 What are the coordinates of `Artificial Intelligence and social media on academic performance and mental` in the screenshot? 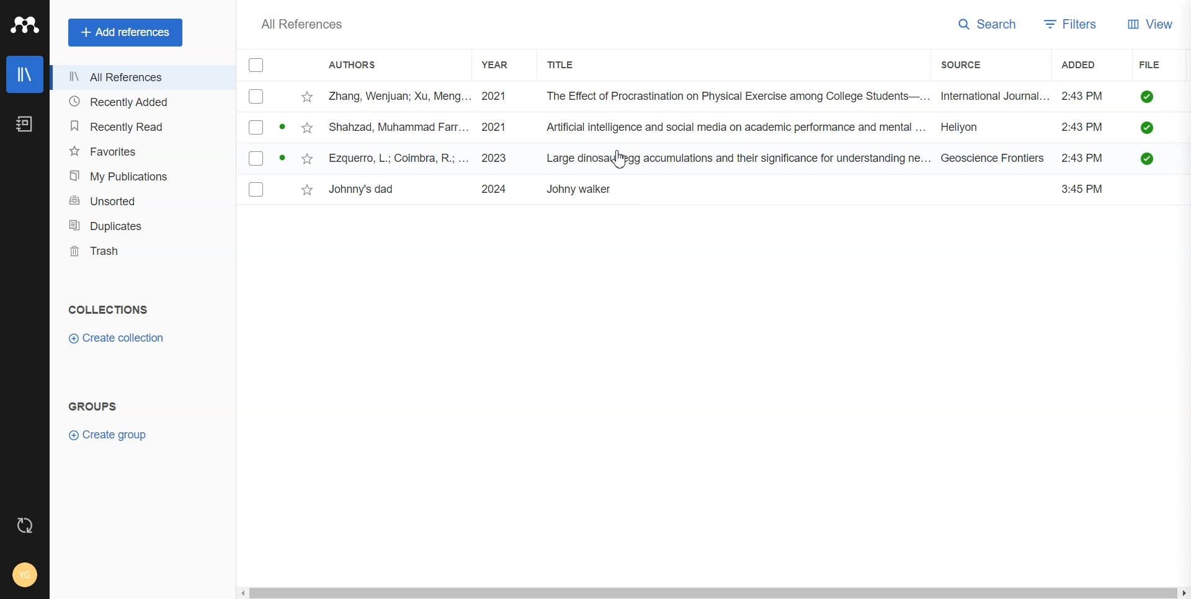 It's located at (738, 127).